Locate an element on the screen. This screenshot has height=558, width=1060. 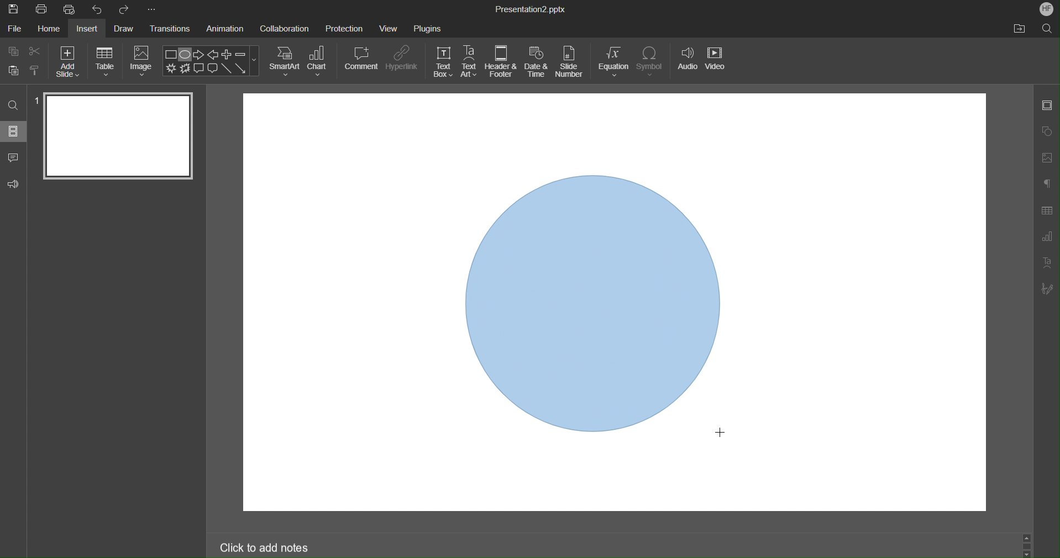
Shape Settings is located at coordinates (1048, 130).